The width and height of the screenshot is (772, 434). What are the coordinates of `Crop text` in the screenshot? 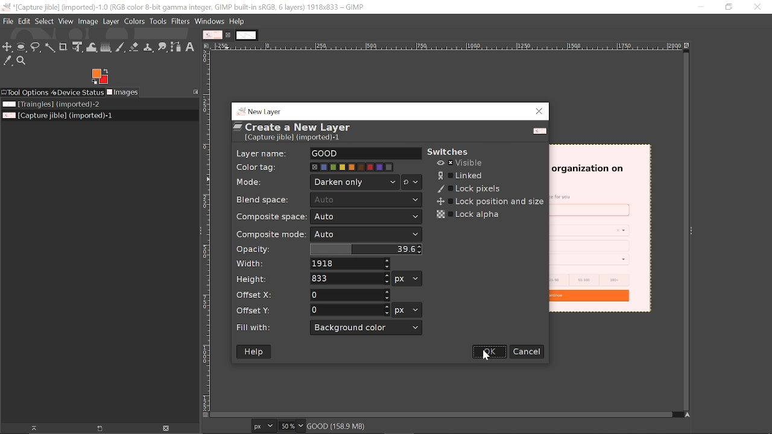 It's located at (63, 46).